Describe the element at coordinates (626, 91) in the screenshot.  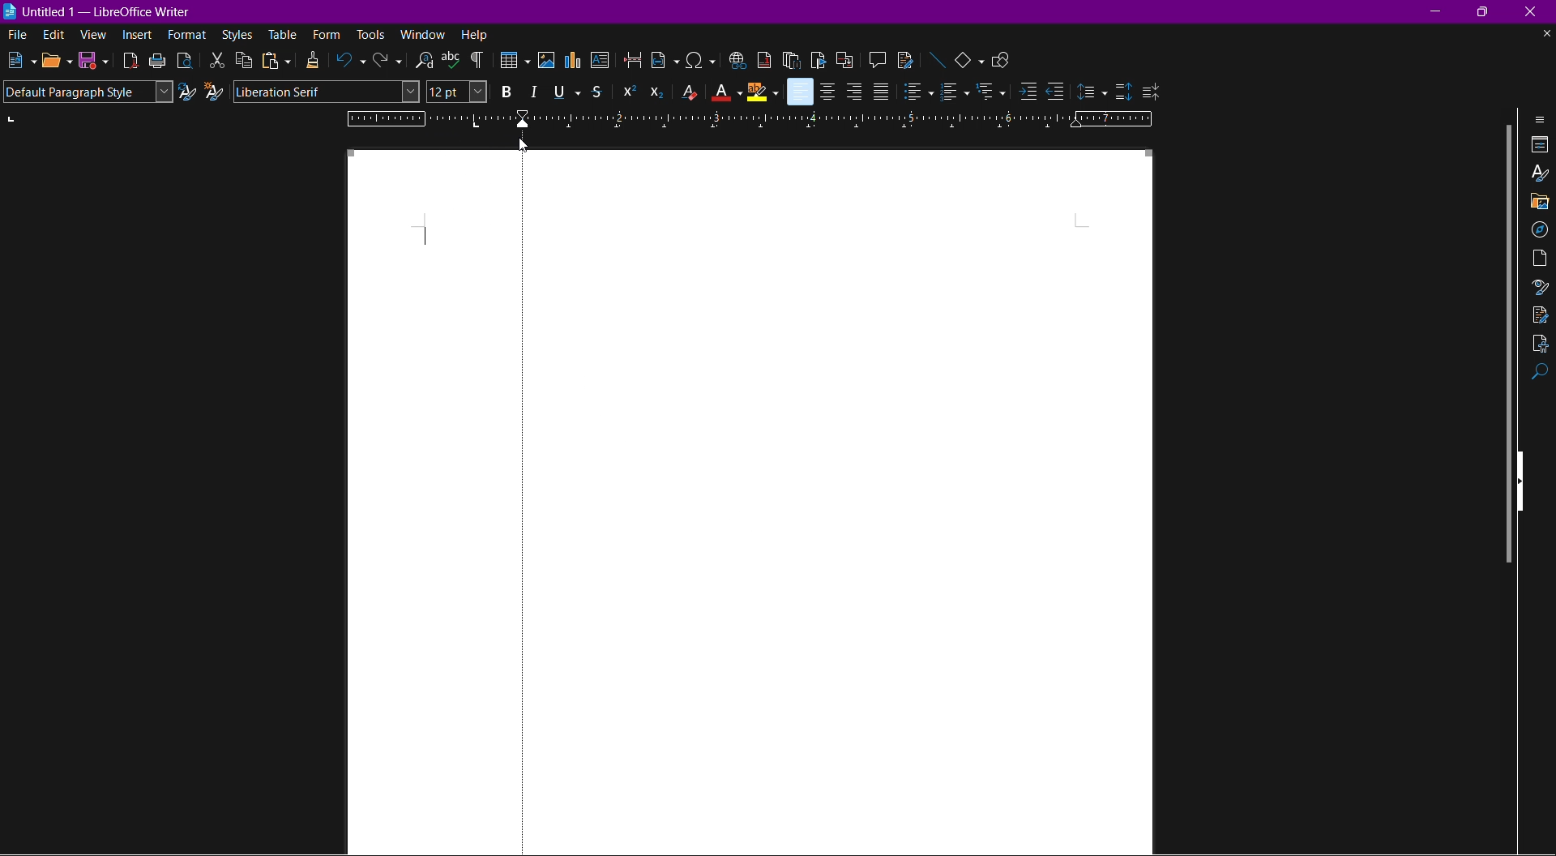
I see `Superscript` at that location.